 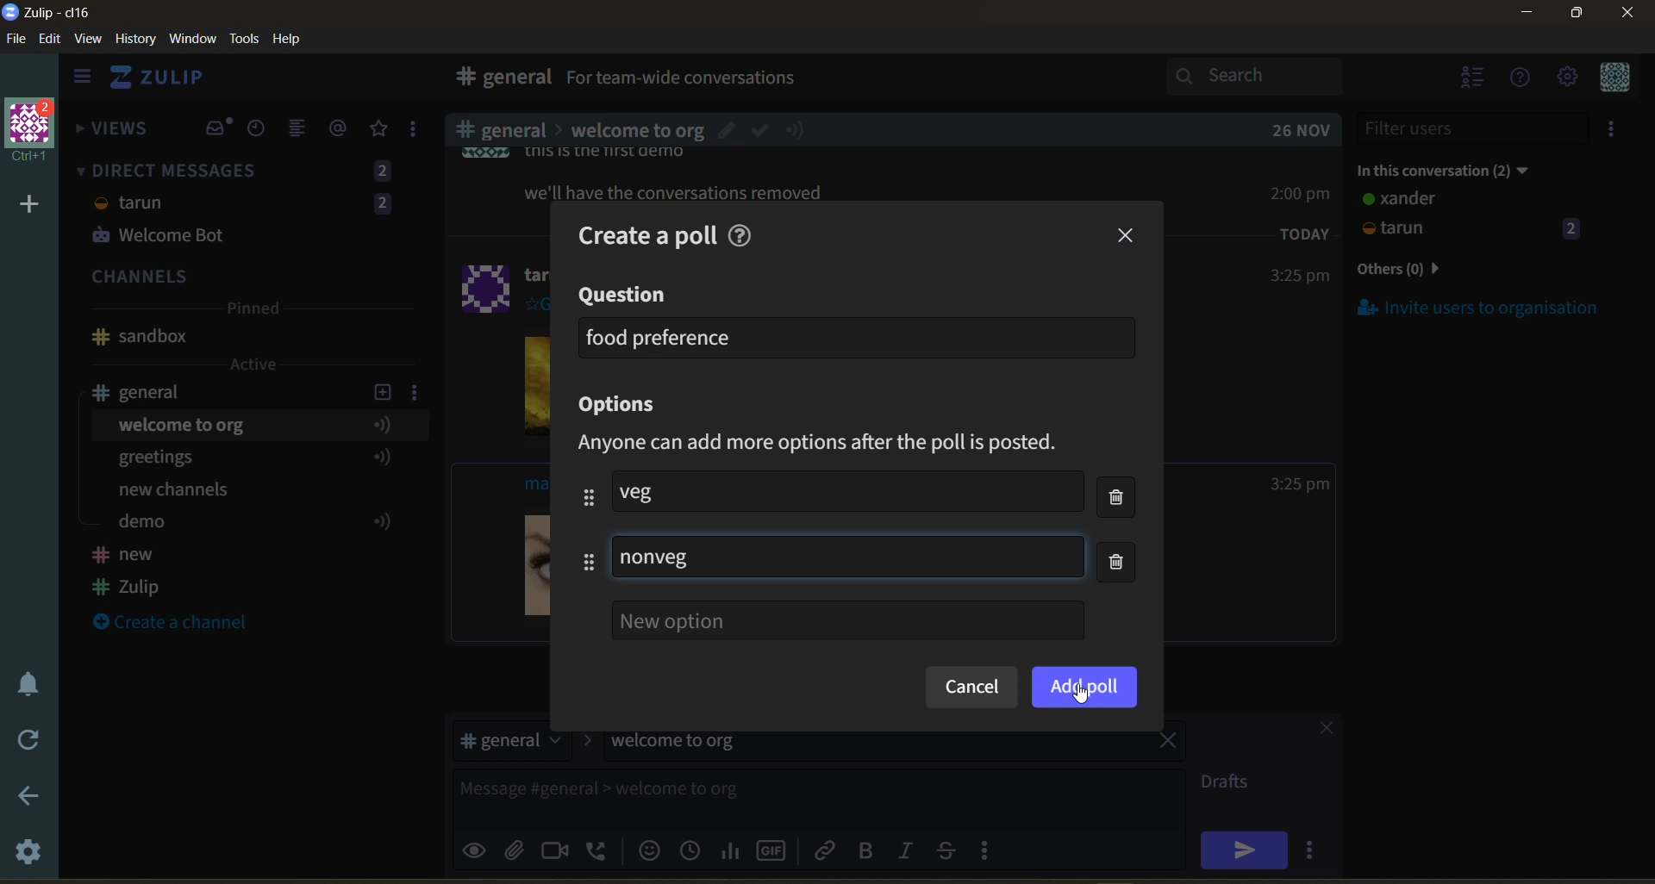 I want to click on , so click(x=636, y=127).